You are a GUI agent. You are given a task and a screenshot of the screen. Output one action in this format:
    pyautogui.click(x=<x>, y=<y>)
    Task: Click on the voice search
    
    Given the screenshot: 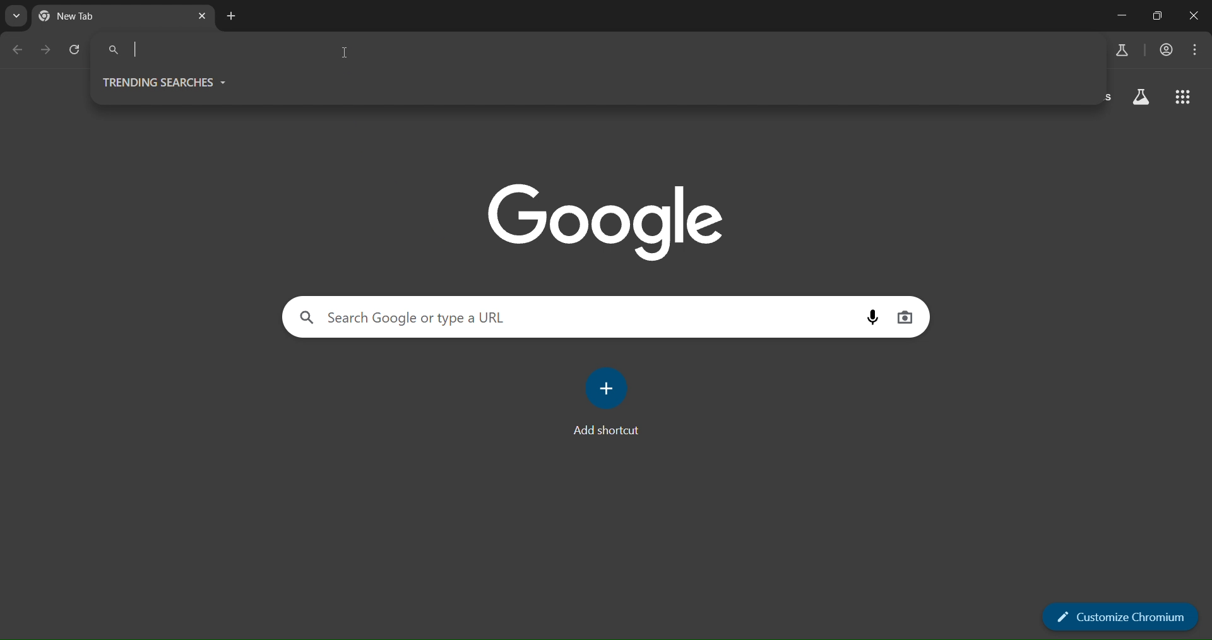 What is the action you would take?
    pyautogui.click(x=872, y=317)
    